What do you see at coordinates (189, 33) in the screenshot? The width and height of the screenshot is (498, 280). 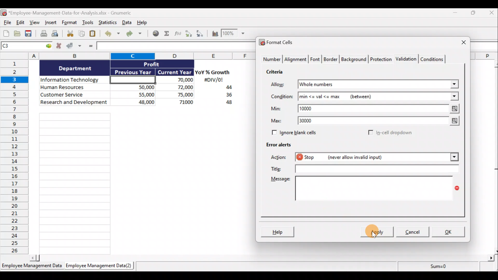 I see `Sort ascending` at bounding box center [189, 33].